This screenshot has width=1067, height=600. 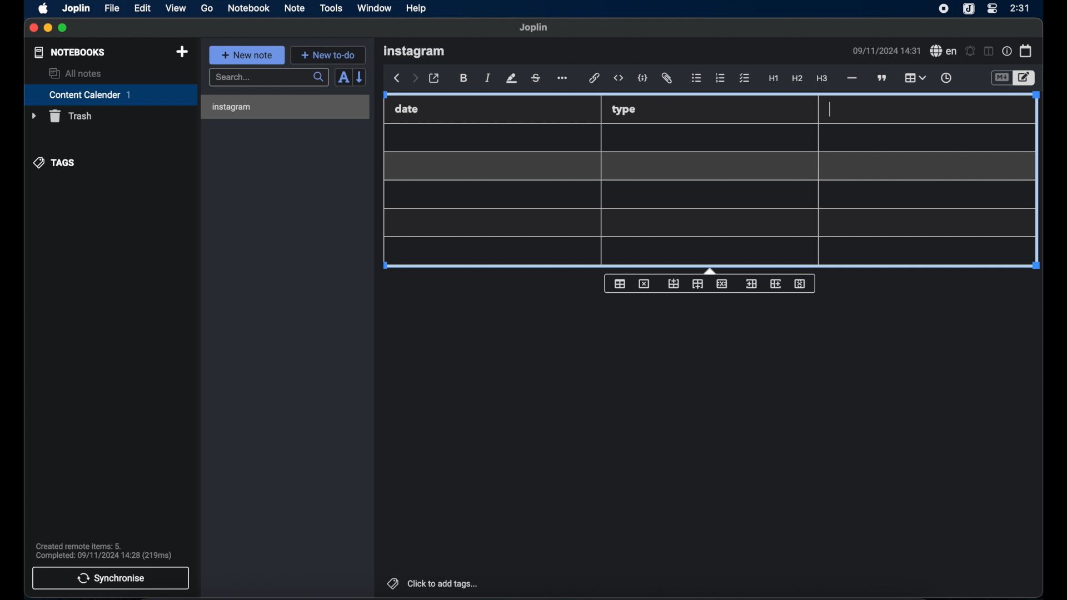 What do you see at coordinates (183, 52) in the screenshot?
I see `new notebook` at bounding box center [183, 52].